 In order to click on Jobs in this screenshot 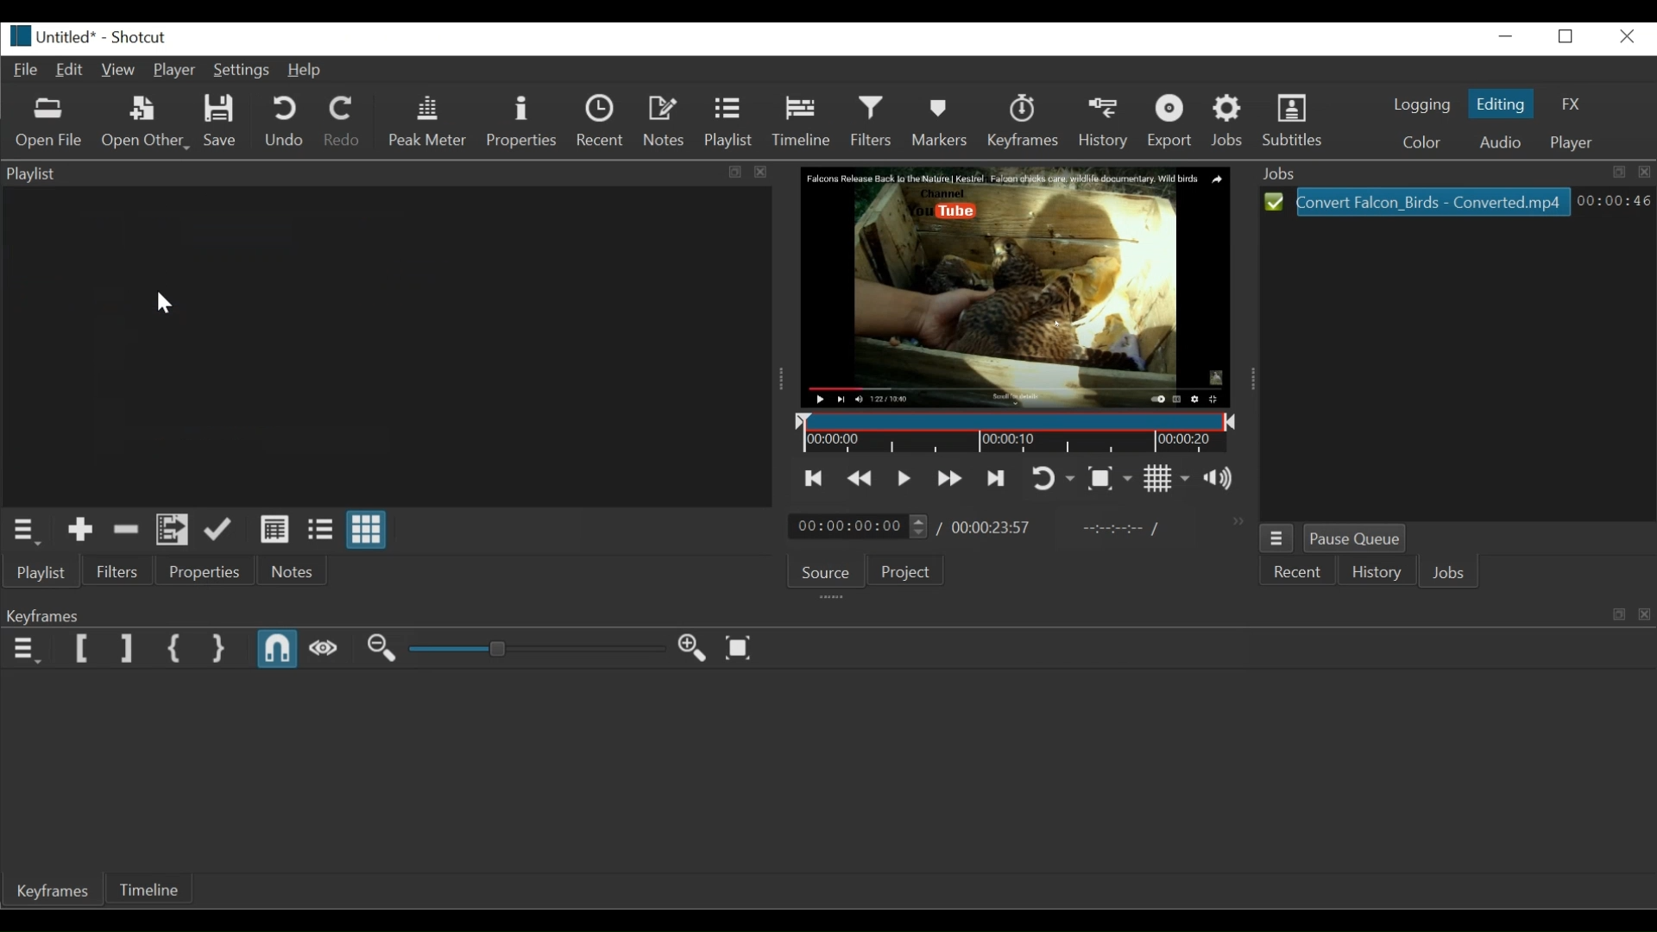, I will do `click(1452, 574)`.